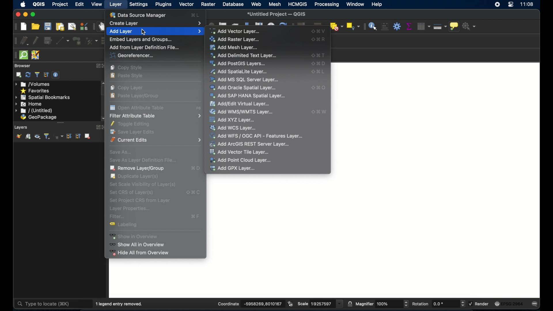 This screenshot has width=553, height=311. I want to click on open attribute table, so click(423, 26).